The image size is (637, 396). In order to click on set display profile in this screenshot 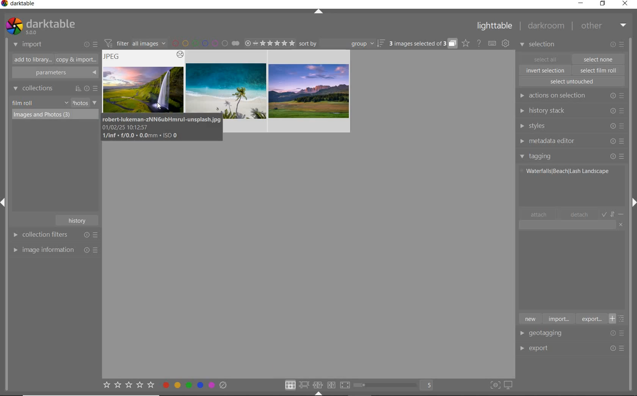, I will do `click(508, 385)`.